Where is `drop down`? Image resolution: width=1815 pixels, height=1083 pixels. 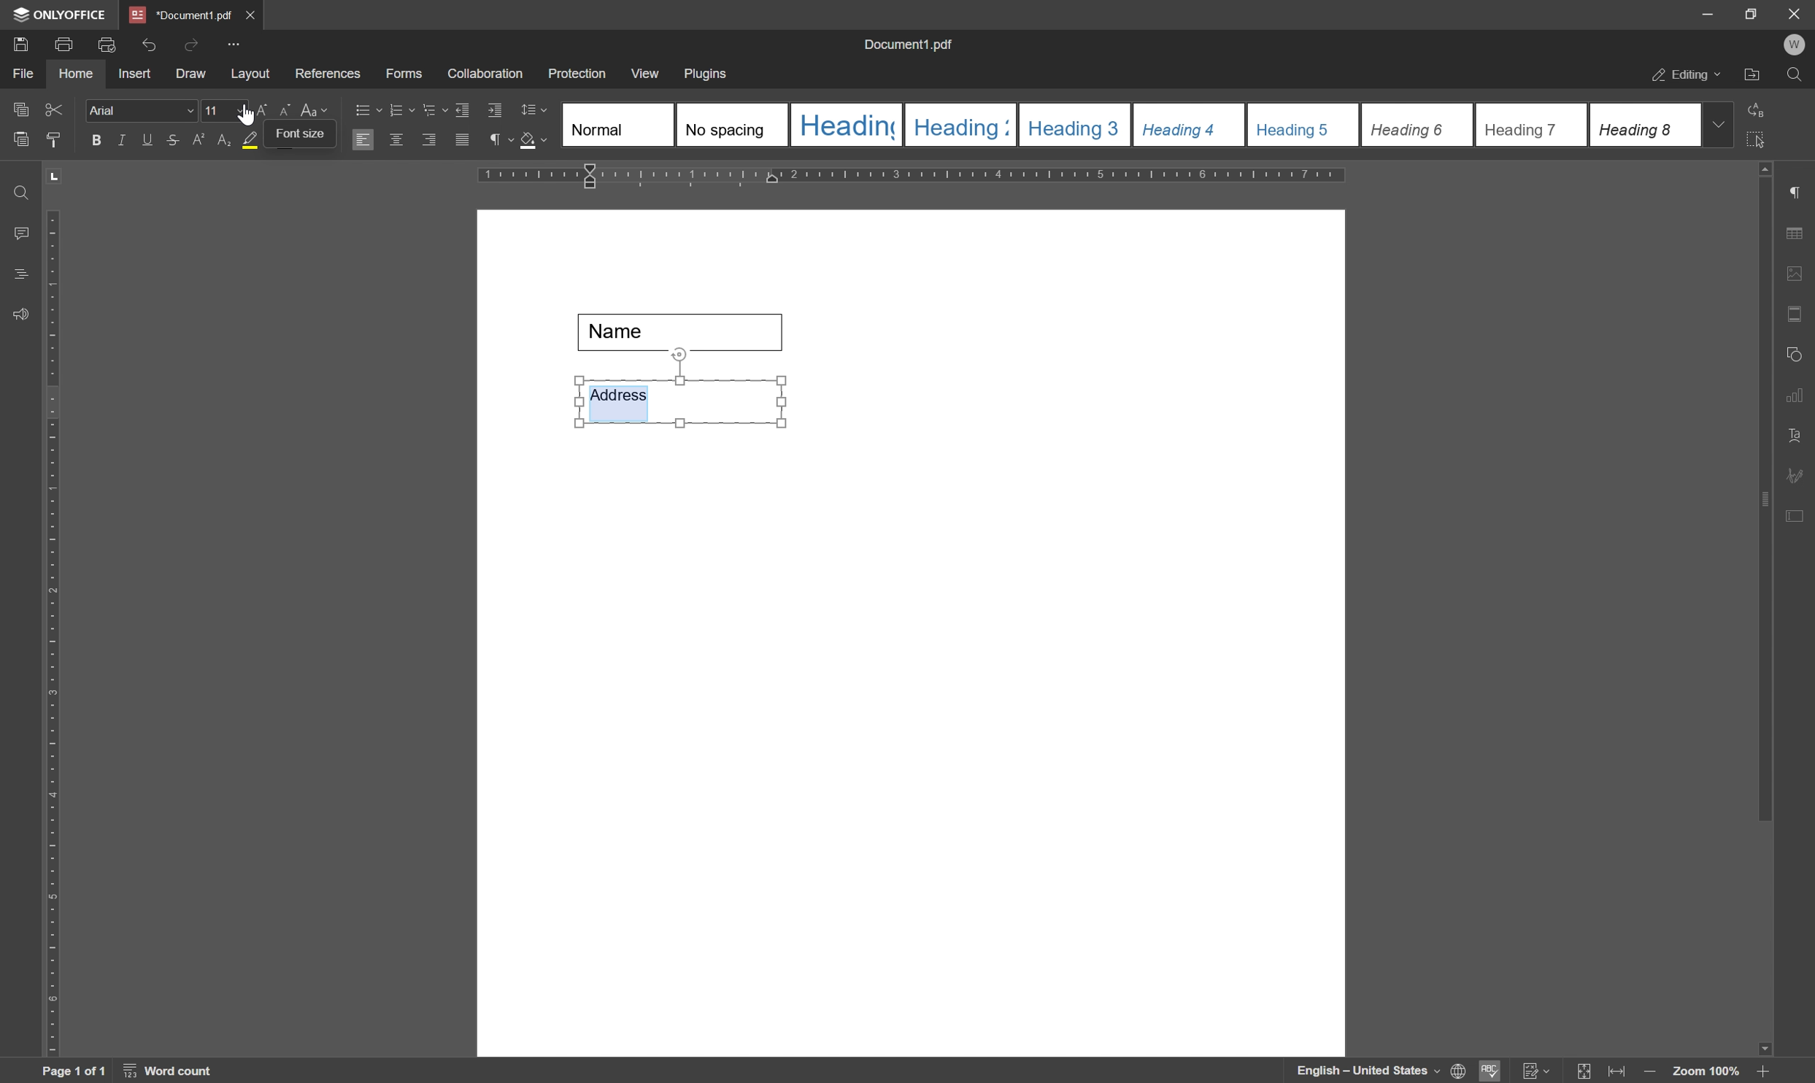
drop down is located at coordinates (1720, 123).